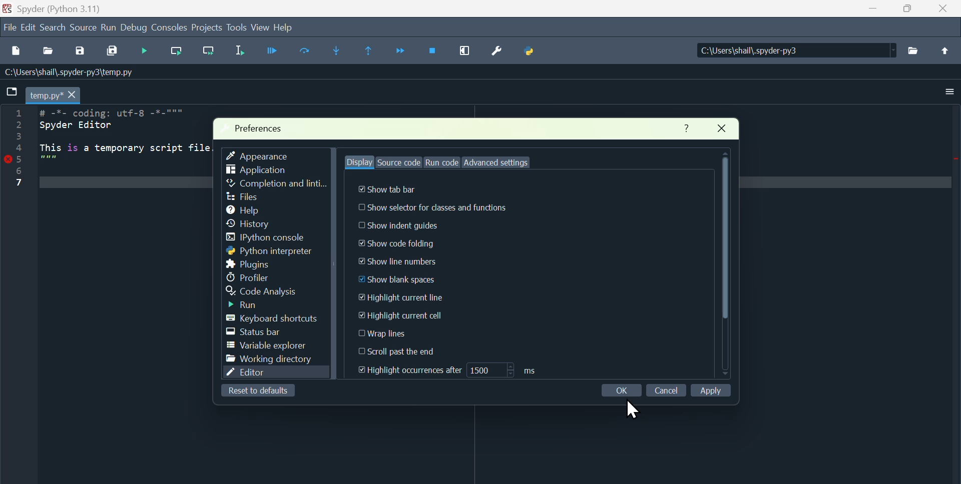 Image resolution: width=961 pixels, height=484 pixels. What do you see at coordinates (276, 291) in the screenshot?
I see `code analysis` at bounding box center [276, 291].